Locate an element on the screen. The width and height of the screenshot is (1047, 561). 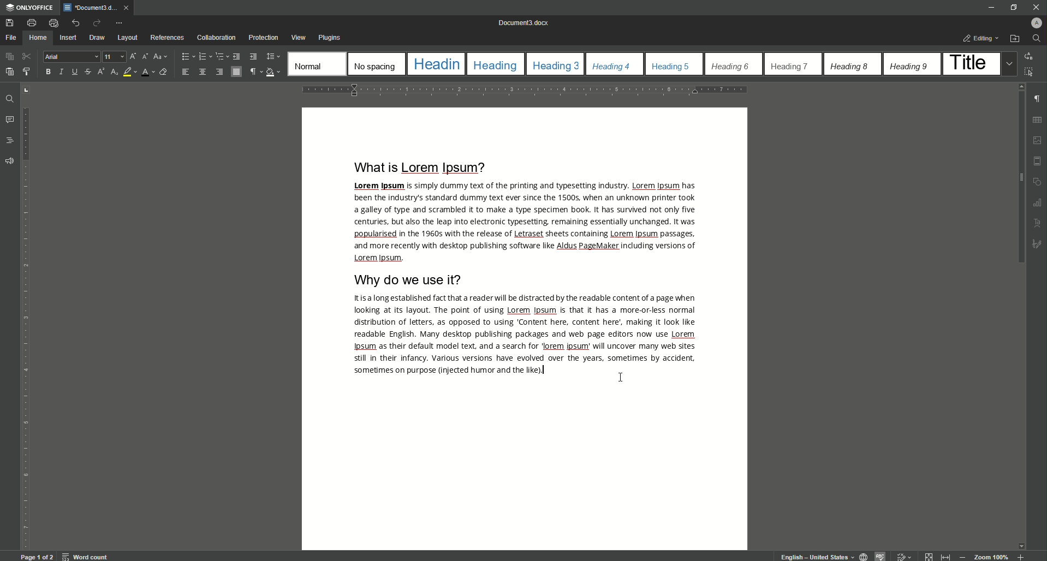
Text uppercase is located at coordinates (1039, 223).